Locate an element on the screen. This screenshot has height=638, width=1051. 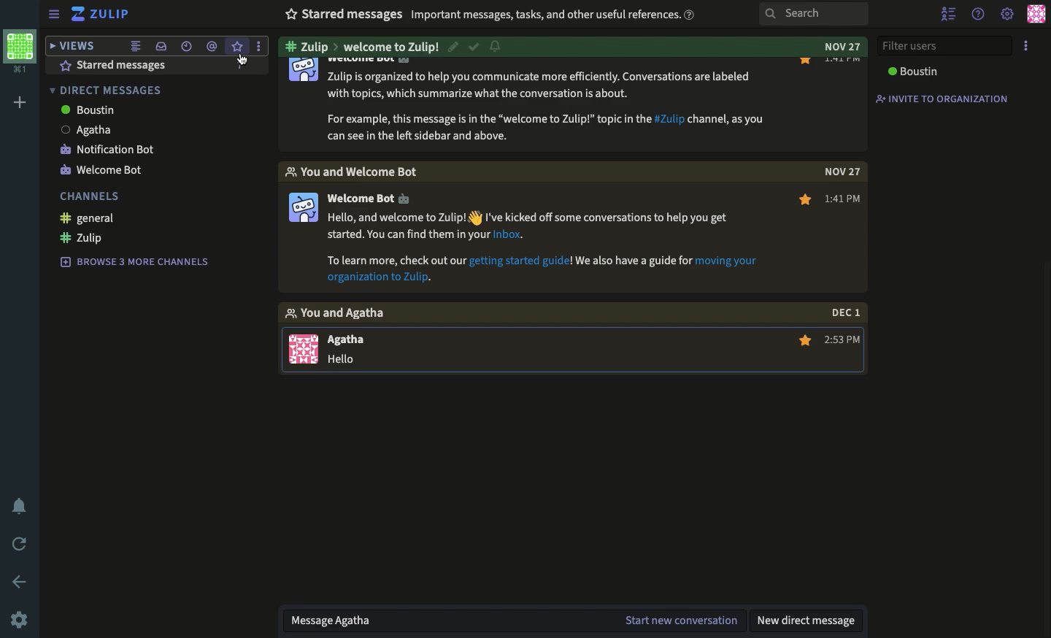
welcome bot is located at coordinates (99, 173).